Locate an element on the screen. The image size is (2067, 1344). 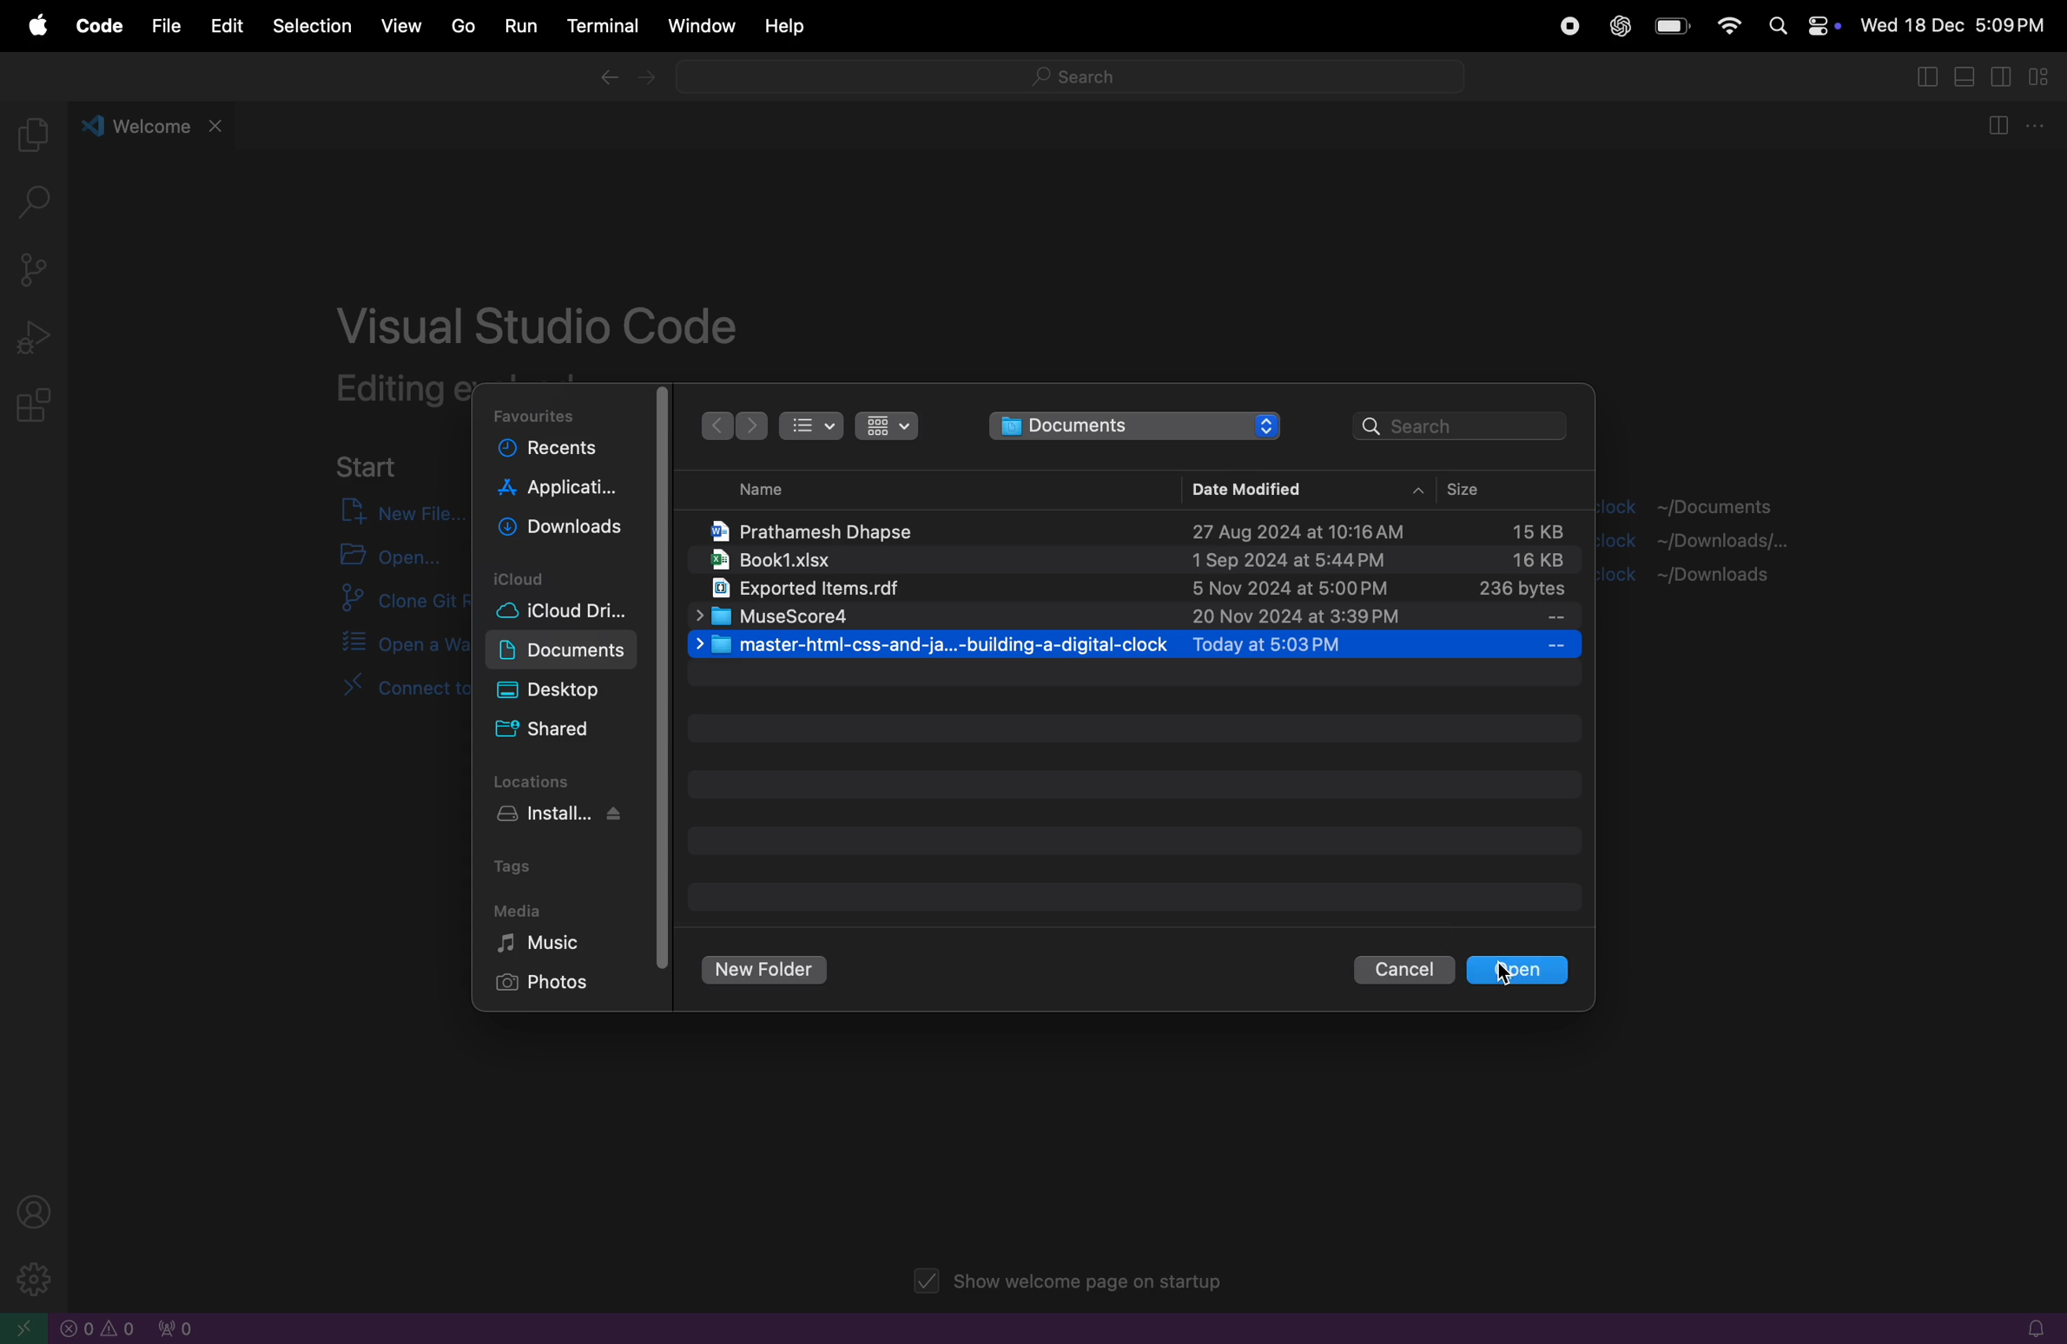
run and debug is located at coordinates (36, 337).